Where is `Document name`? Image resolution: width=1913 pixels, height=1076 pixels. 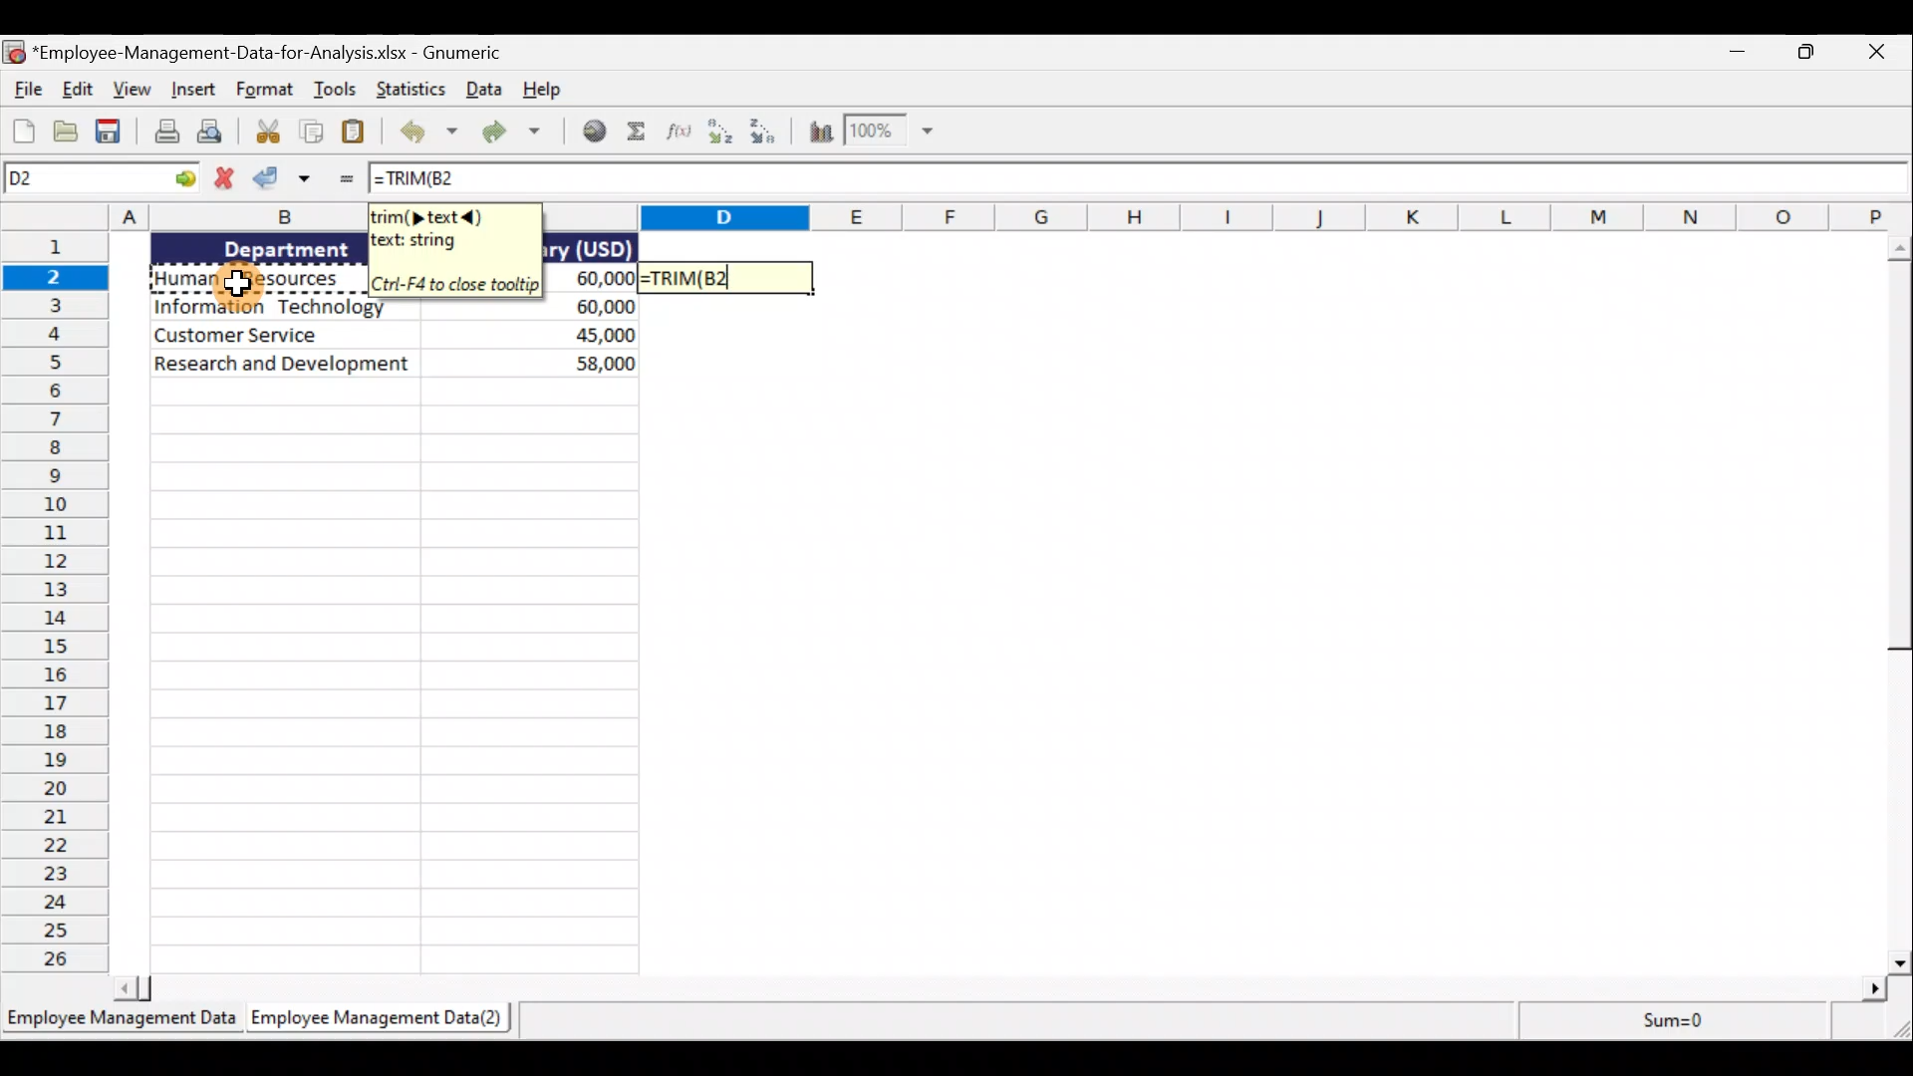 Document name is located at coordinates (288, 49).